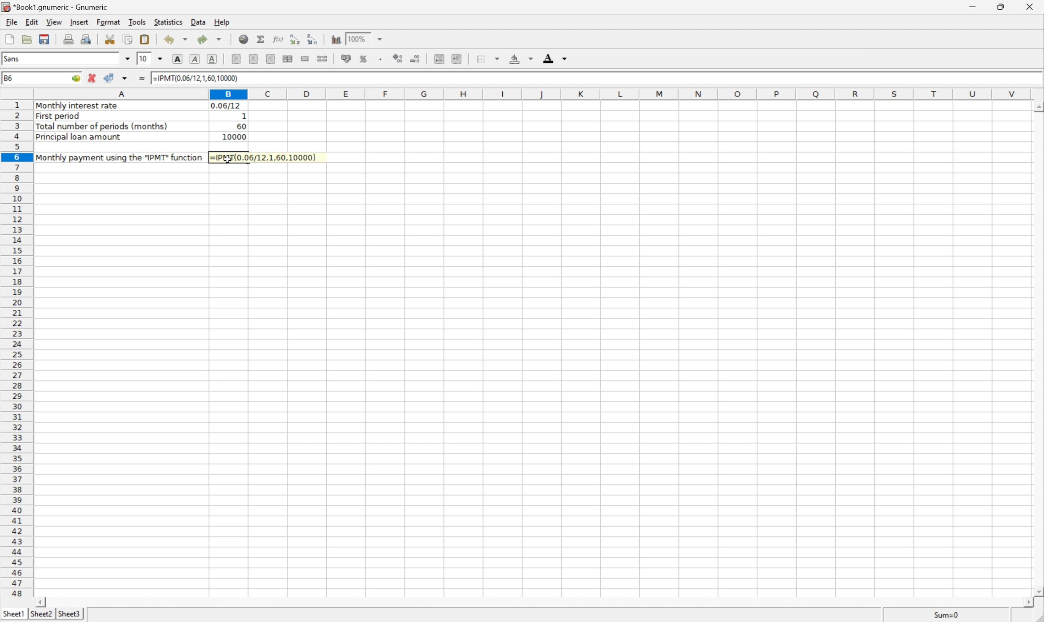 The width and height of the screenshot is (1044, 622). What do you see at coordinates (235, 59) in the screenshot?
I see `Align Left` at bounding box center [235, 59].